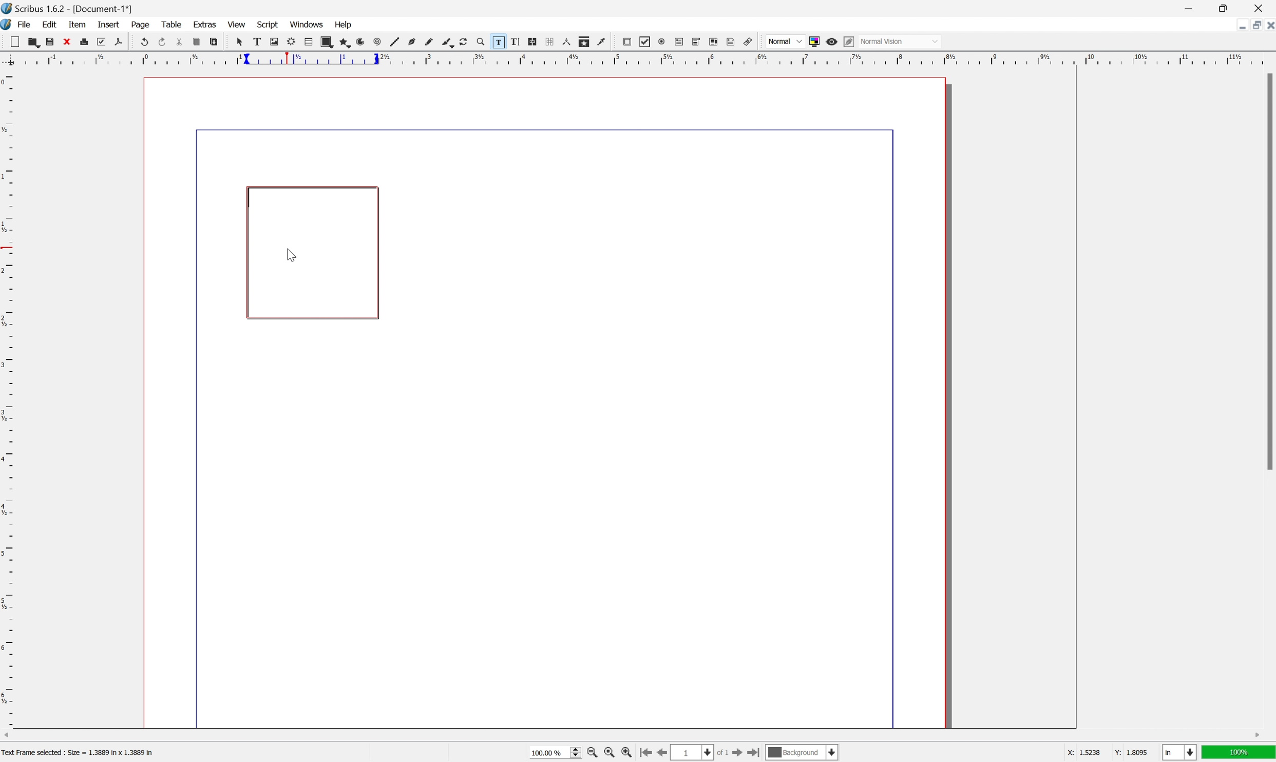 Image resolution: width=1276 pixels, height=762 pixels. I want to click on pdf checkbox, so click(645, 42).